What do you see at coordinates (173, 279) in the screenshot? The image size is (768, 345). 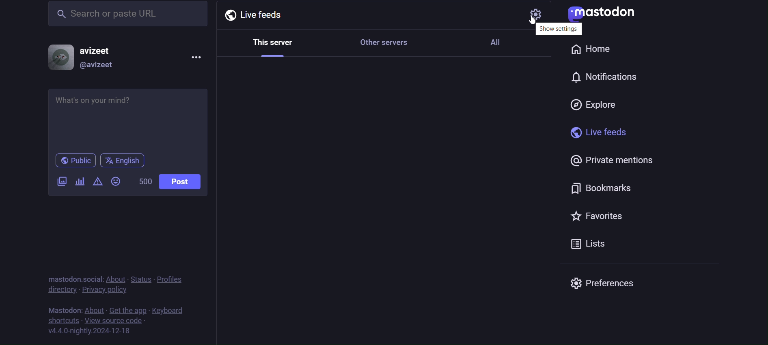 I see `profiles` at bounding box center [173, 279].